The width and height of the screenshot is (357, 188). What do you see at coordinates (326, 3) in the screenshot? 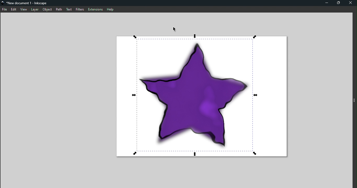
I see `Minimize` at bounding box center [326, 3].